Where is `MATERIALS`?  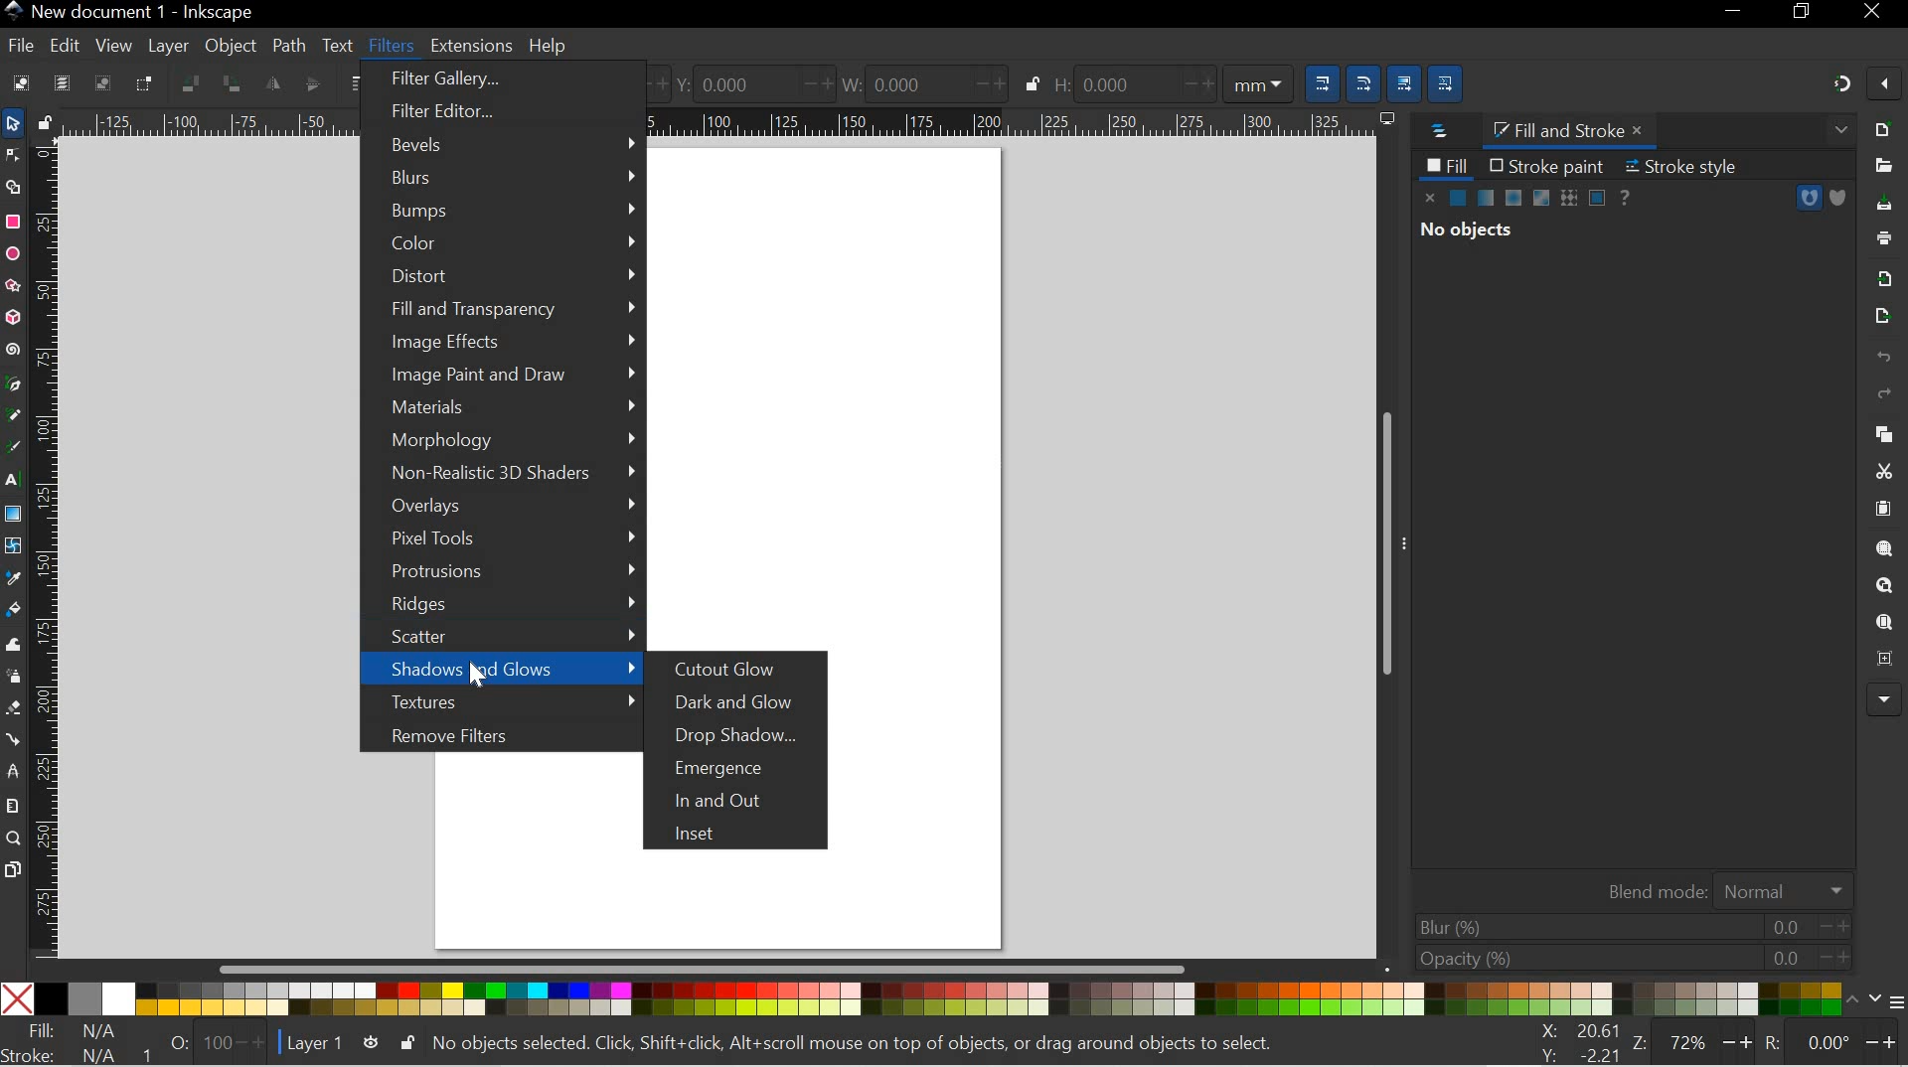
MATERIALS is located at coordinates (502, 408).